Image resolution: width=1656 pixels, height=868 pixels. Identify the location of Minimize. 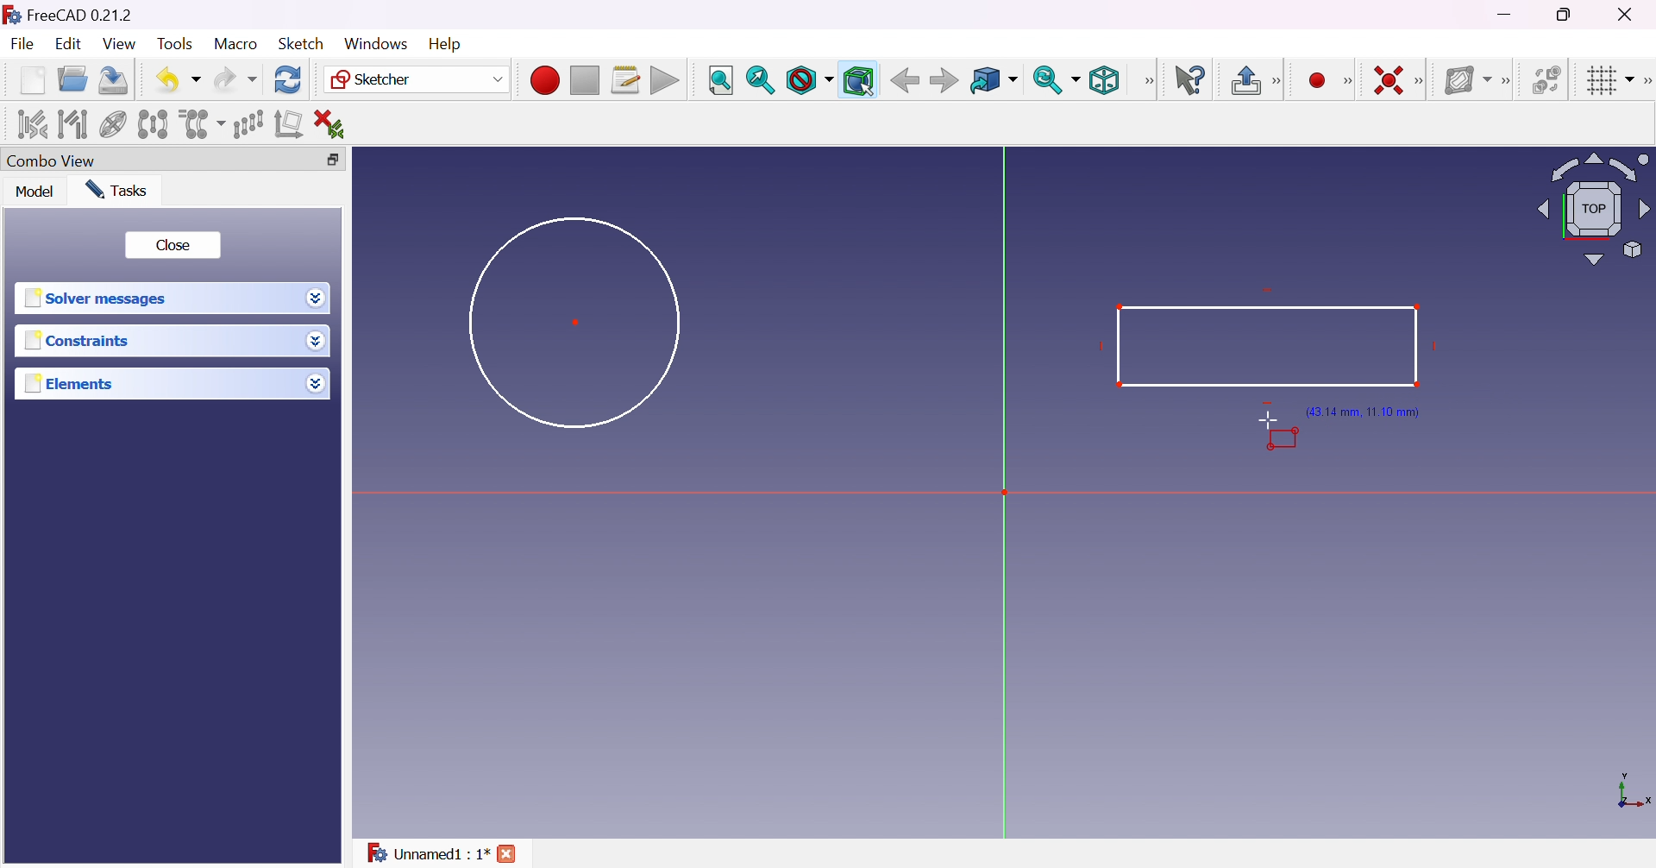
(1509, 15).